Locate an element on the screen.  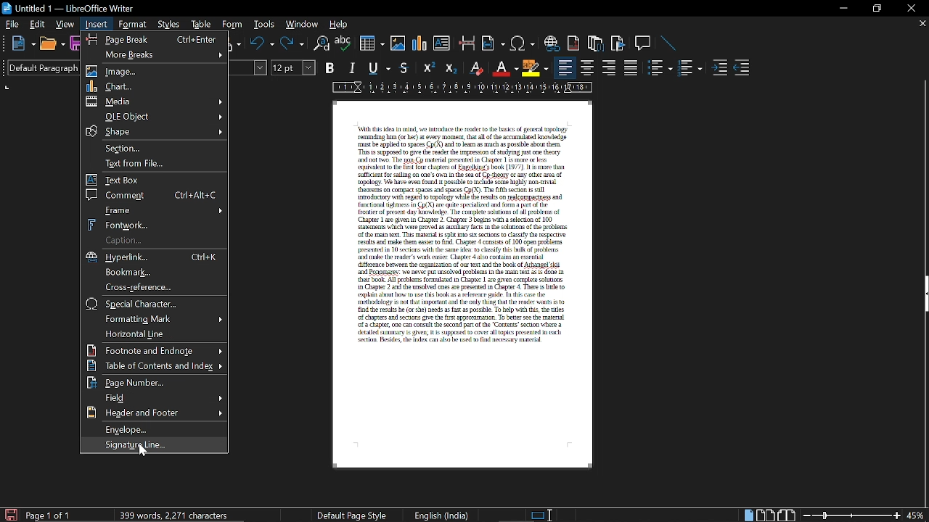
envelope is located at coordinates (155, 413).